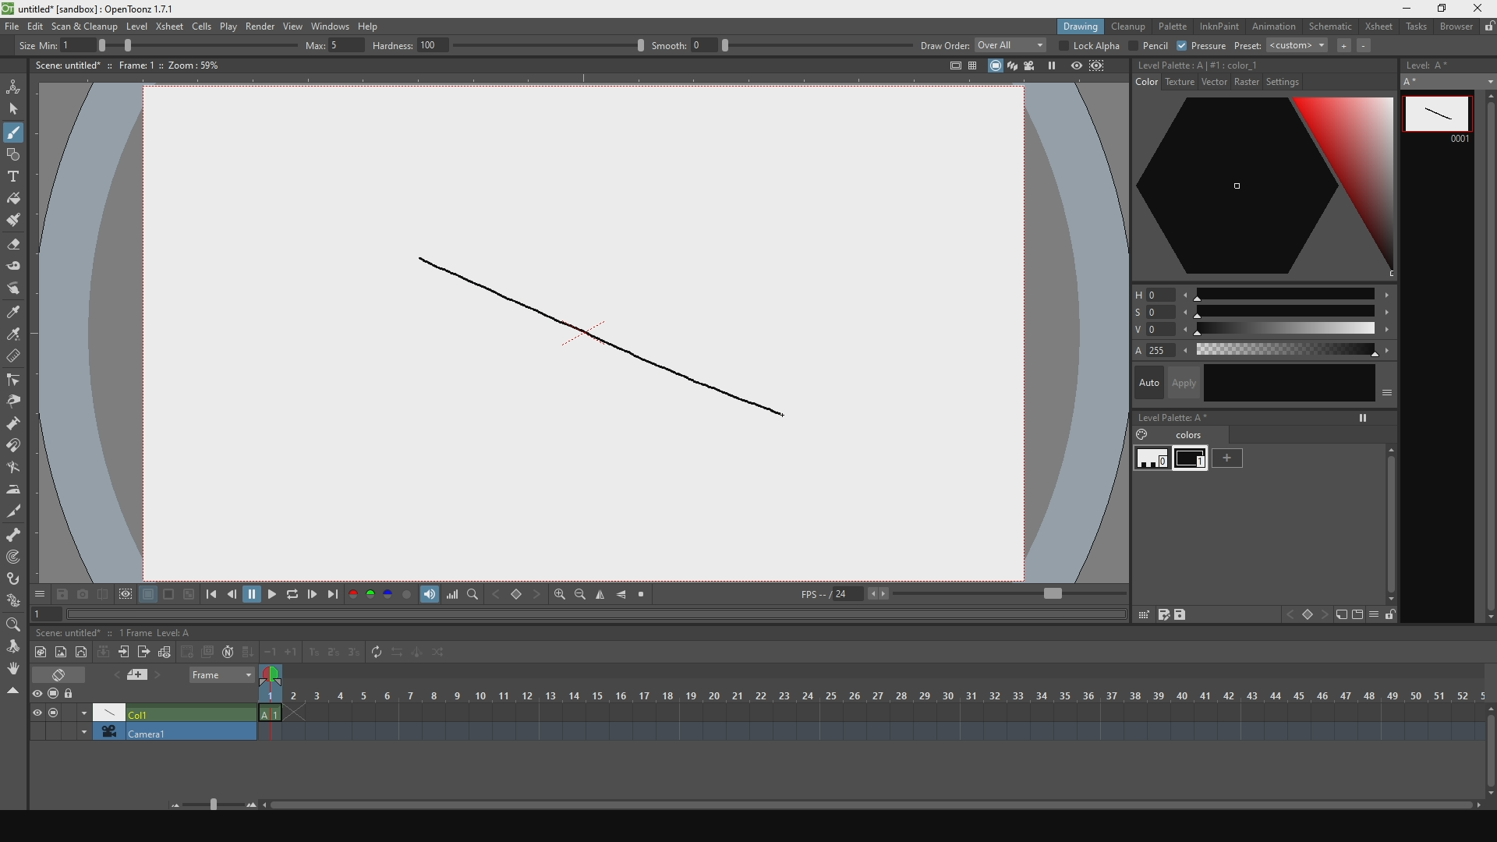 The height and width of the screenshot is (842, 1497). I want to click on edit control, so click(15, 381).